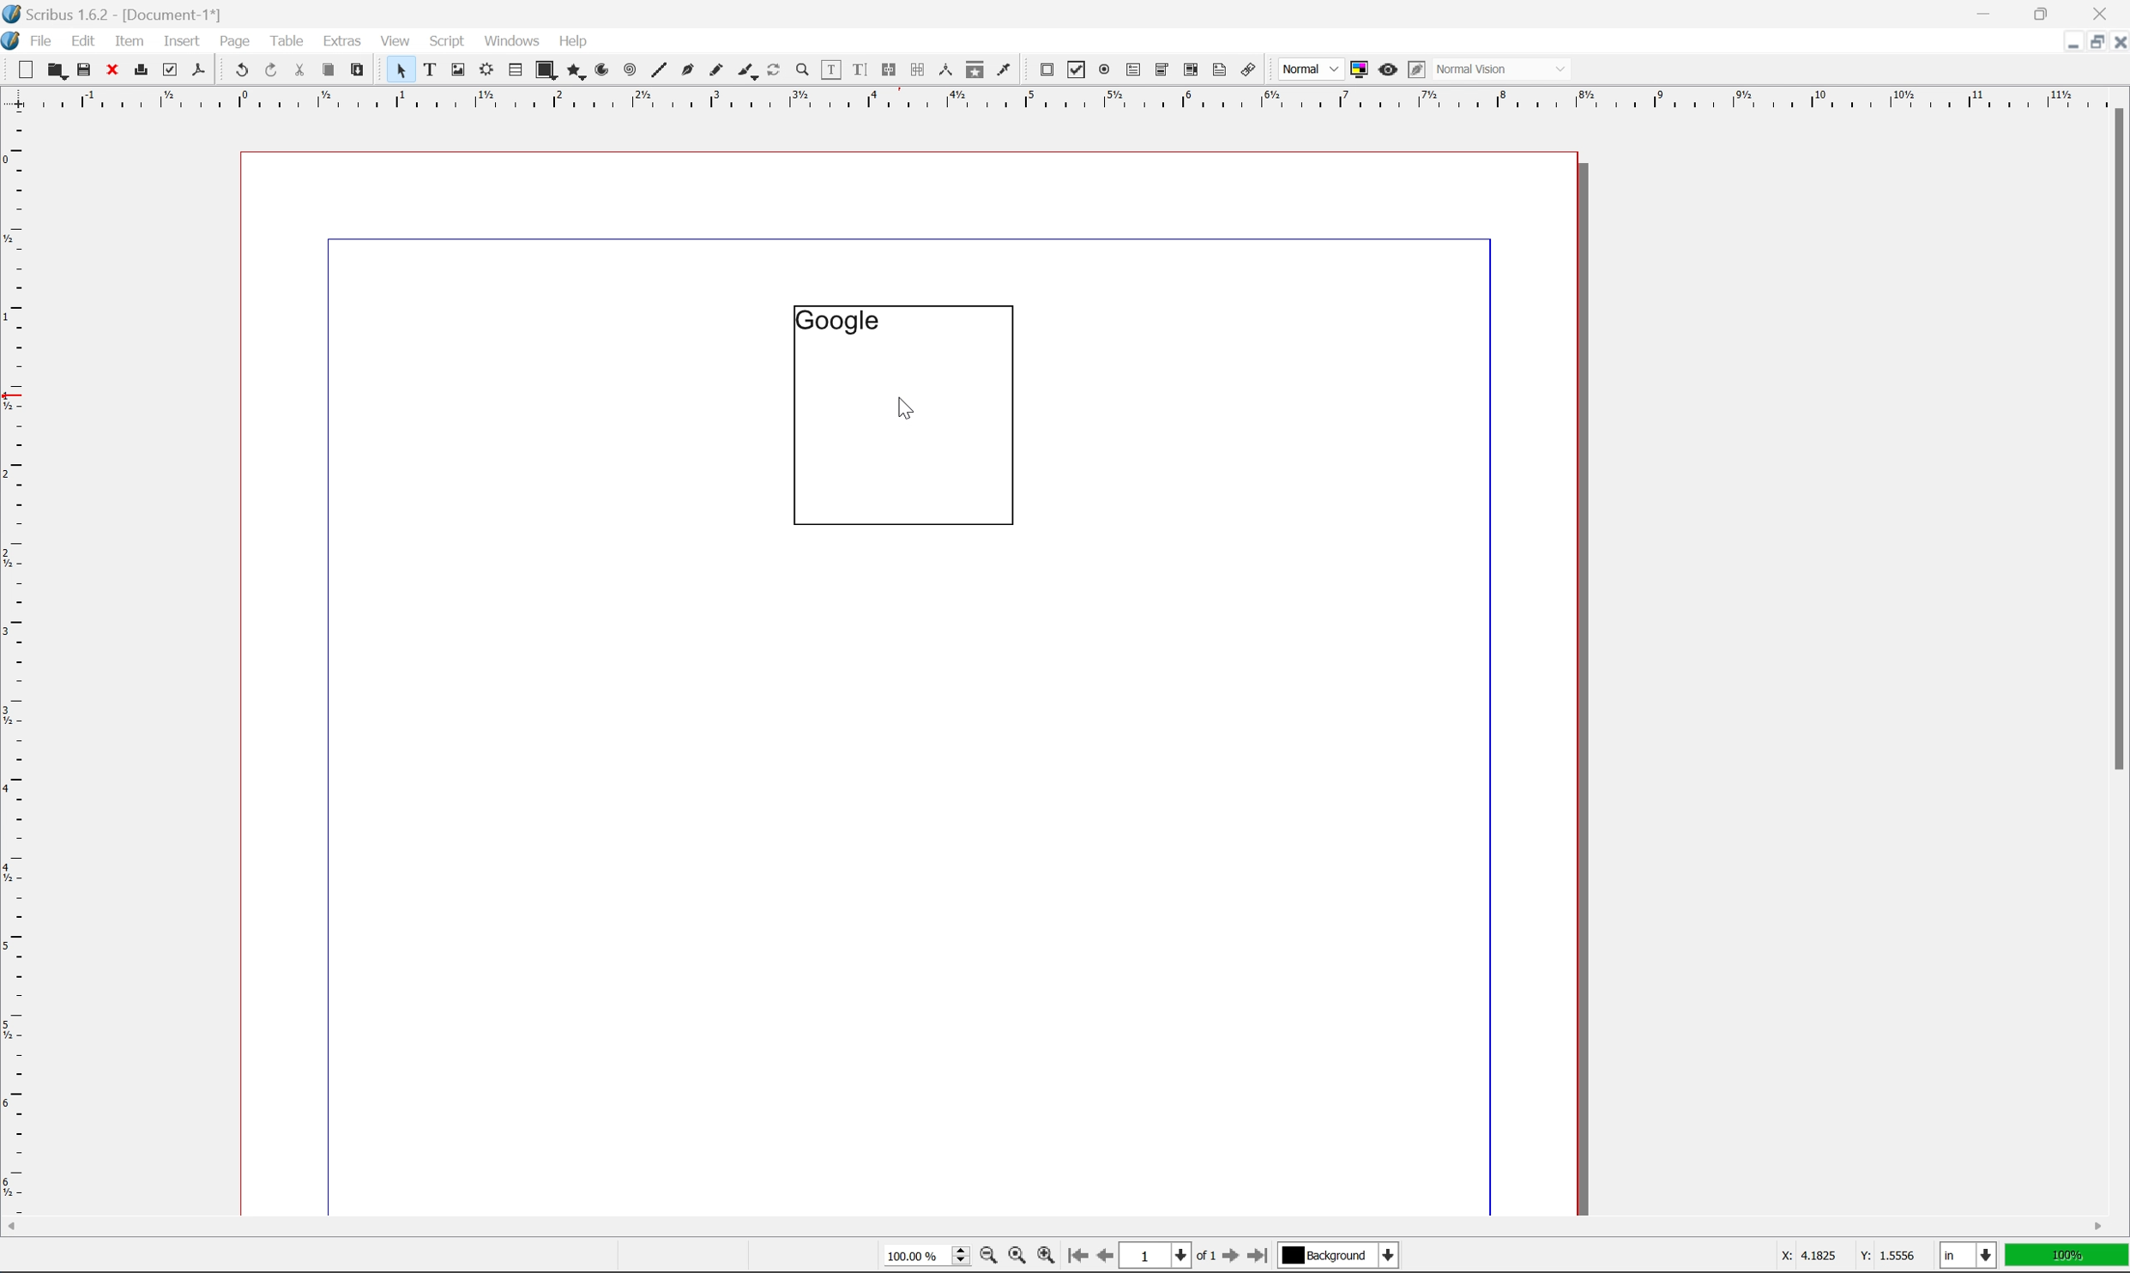 This screenshot has height=1273, width=2130. What do you see at coordinates (1005, 69) in the screenshot?
I see `eye dropper` at bounding box center [1005, 69].